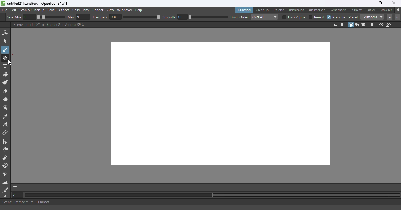  Describe the element at coordinates (50, 24) in the screenshot. I see `Canvas details` at that location.